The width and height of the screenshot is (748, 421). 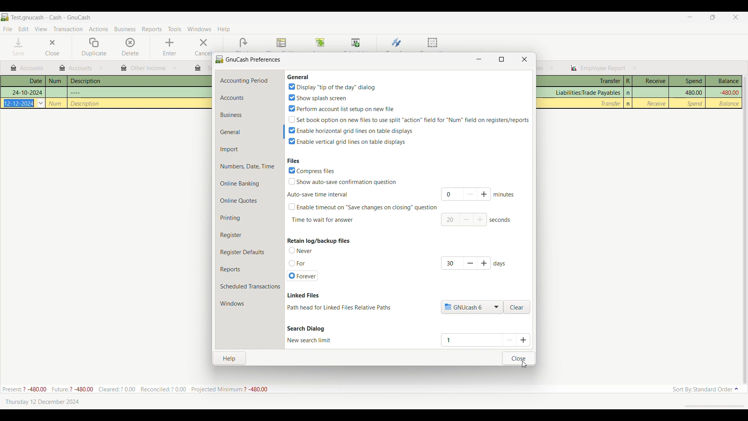 What do you see at coordinates (579, 81) in the screenshot?
I see `Transfer column` at bounding box center [579, 81].